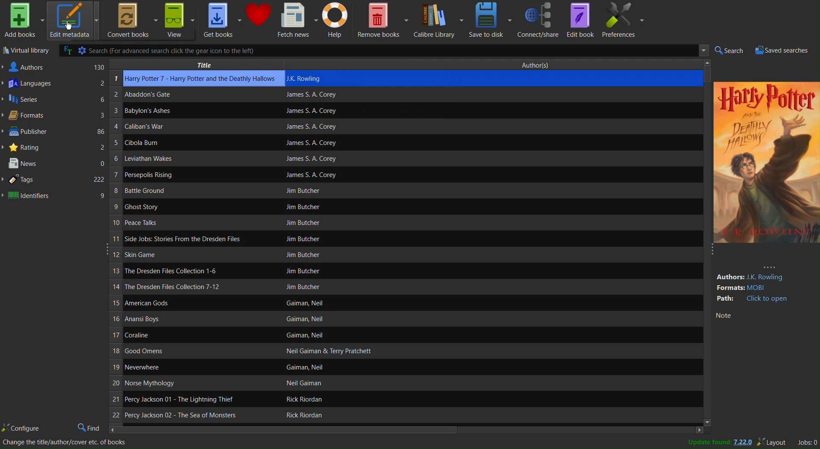 The image size is (820, 449). Describe the element at coordinates (55, 83) in the screenshot. I see `Languages` at that location.